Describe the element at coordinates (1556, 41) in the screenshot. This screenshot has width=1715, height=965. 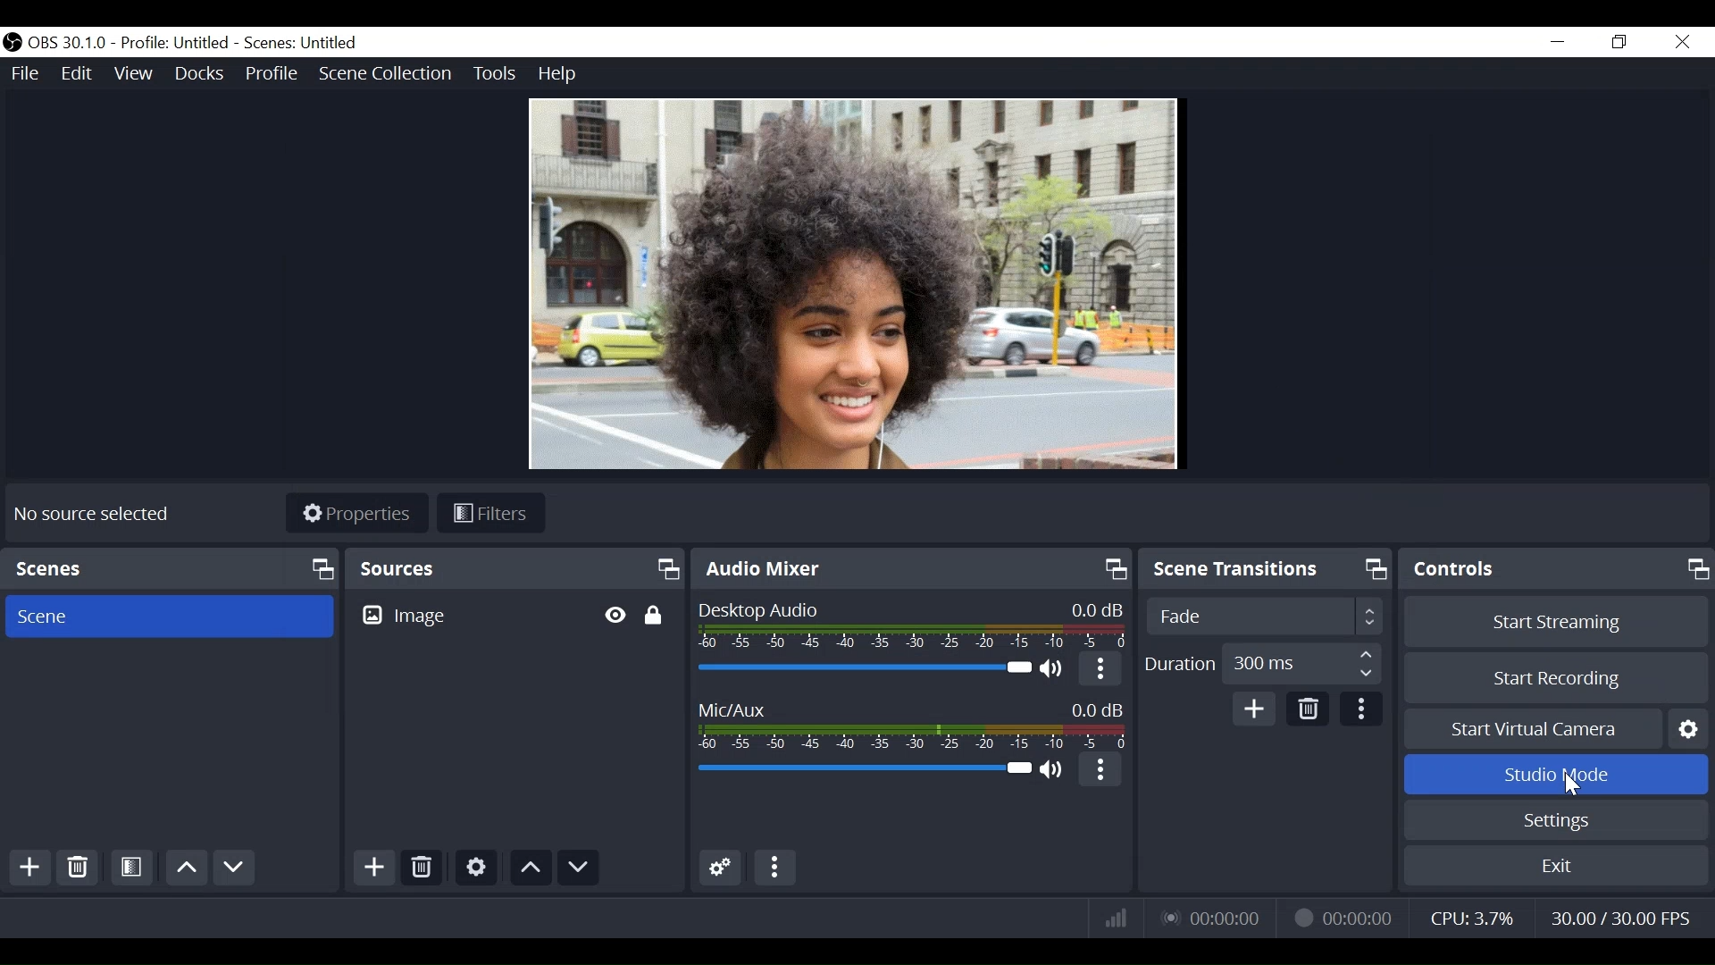
I see `minimize` at that location.